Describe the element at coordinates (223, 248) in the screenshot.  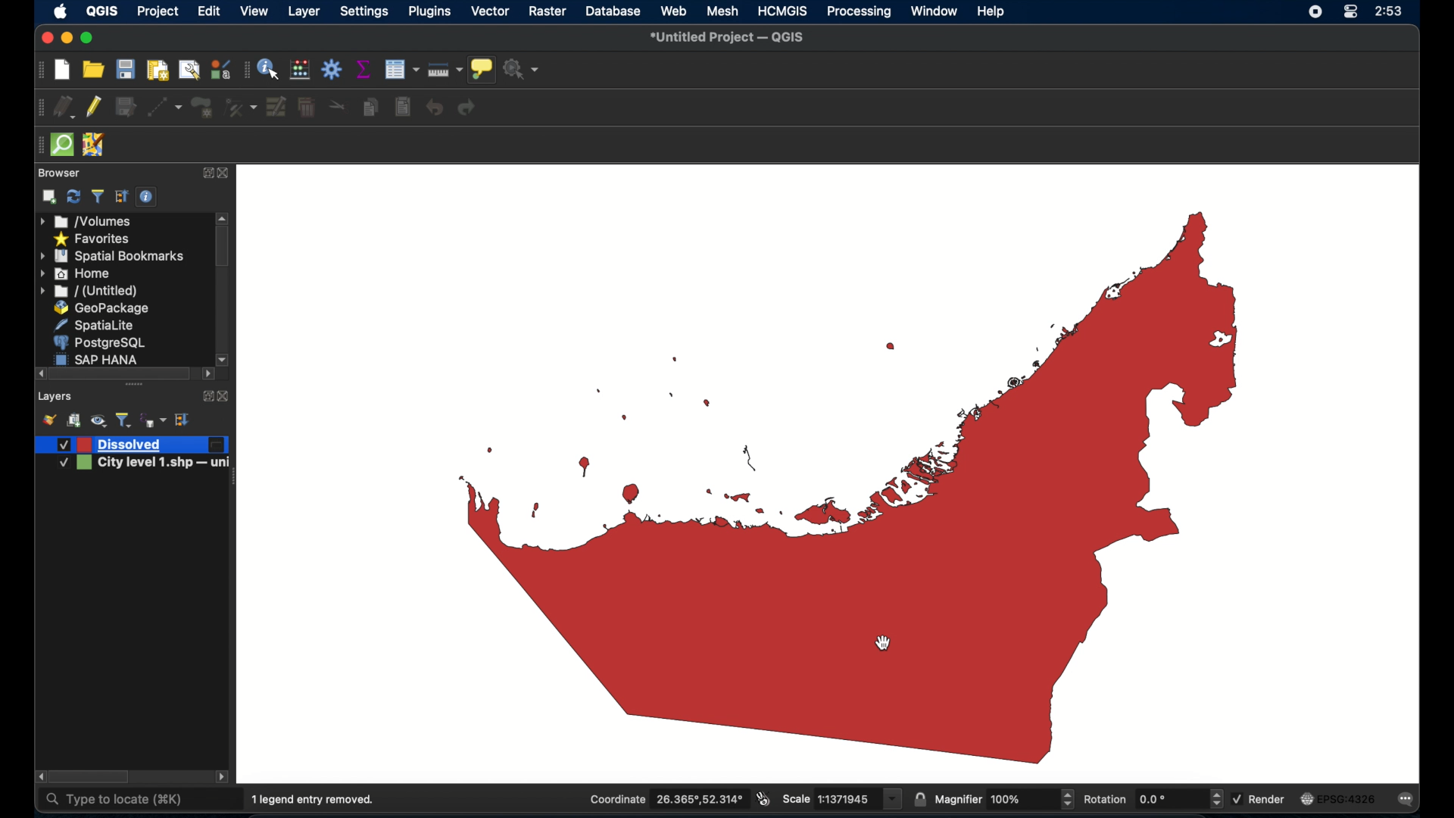
I see `scroll box` at that location.